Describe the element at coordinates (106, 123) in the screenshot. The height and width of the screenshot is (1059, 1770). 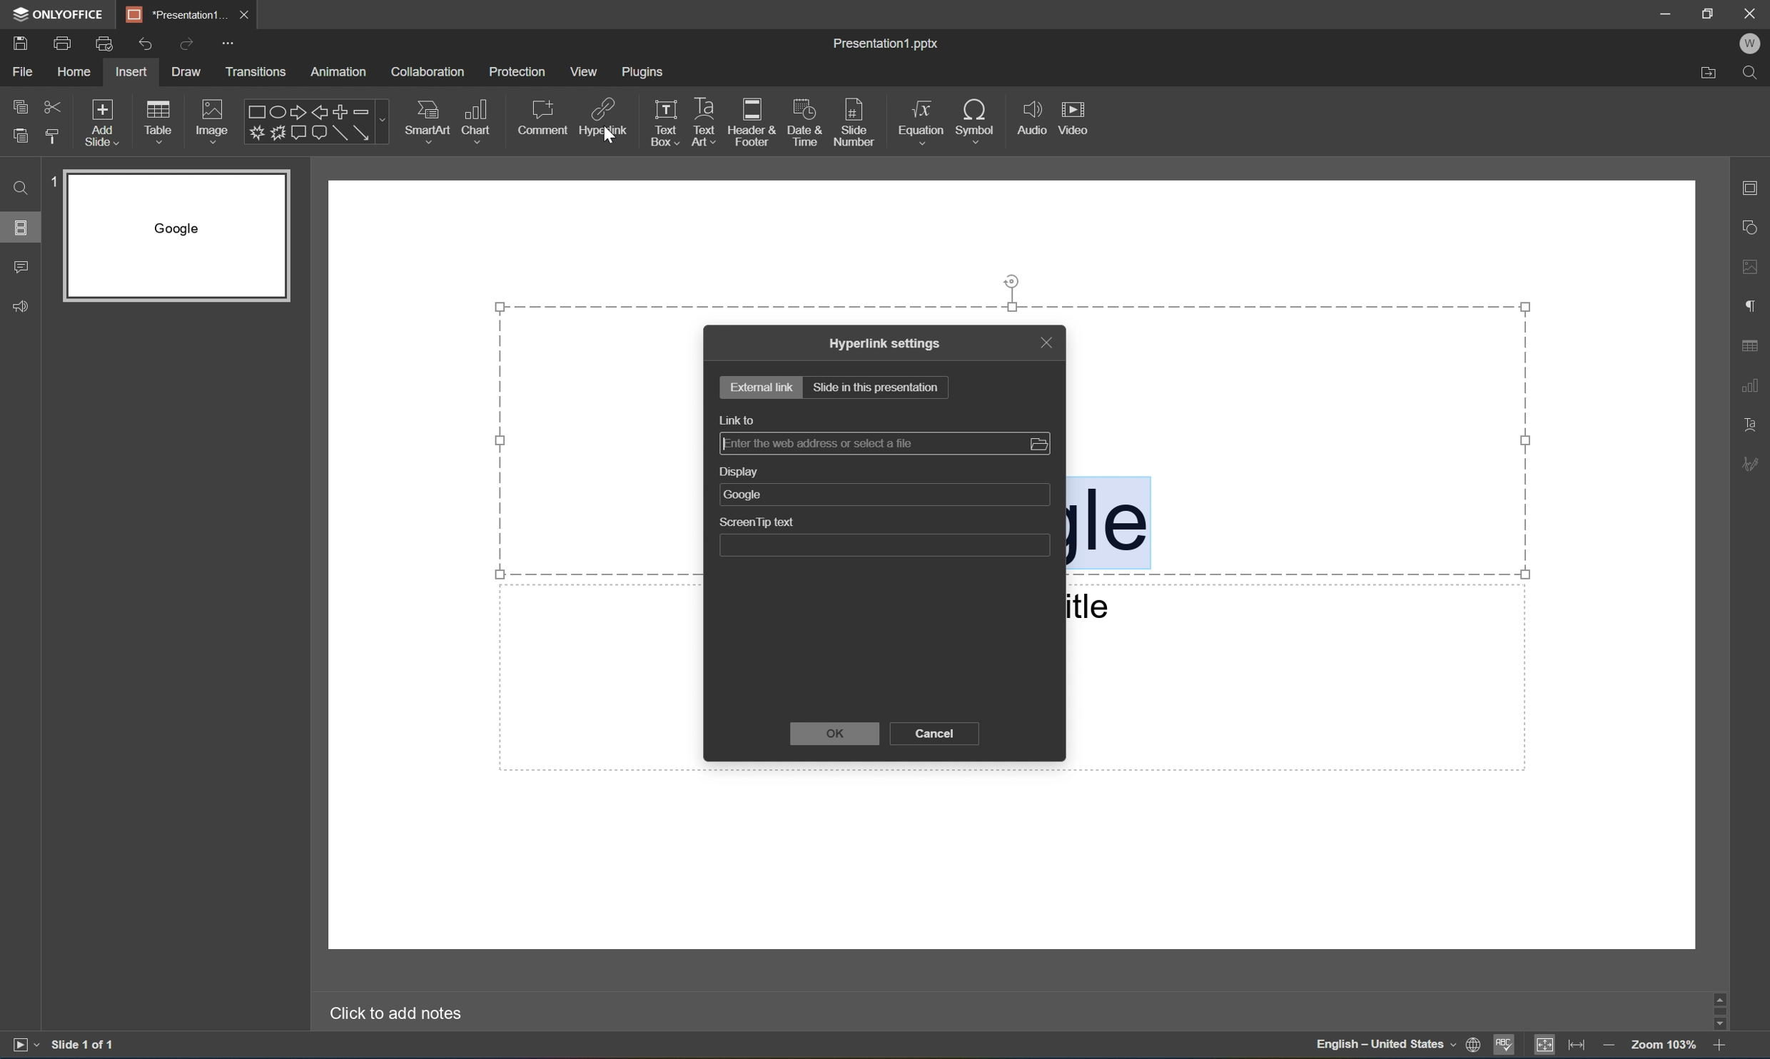
I see `Add slide` at that location.